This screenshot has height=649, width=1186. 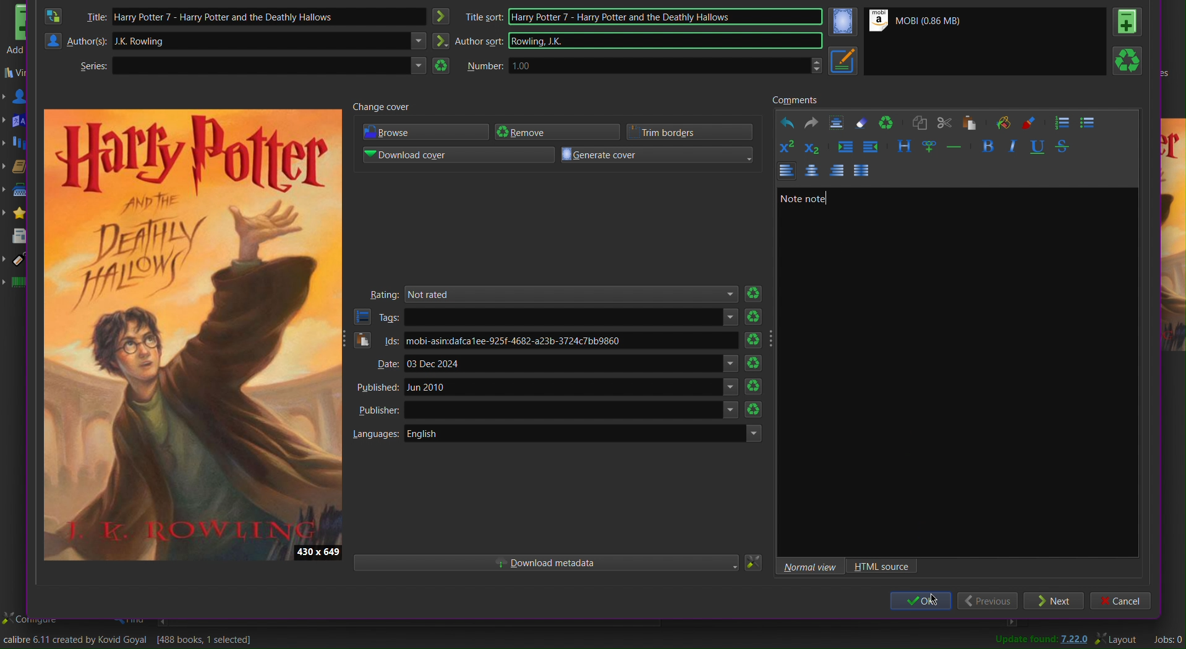 What do you see at coordinates (946, 122) in the screenshot?
I see `Cut` at bounding box center [946, 122].